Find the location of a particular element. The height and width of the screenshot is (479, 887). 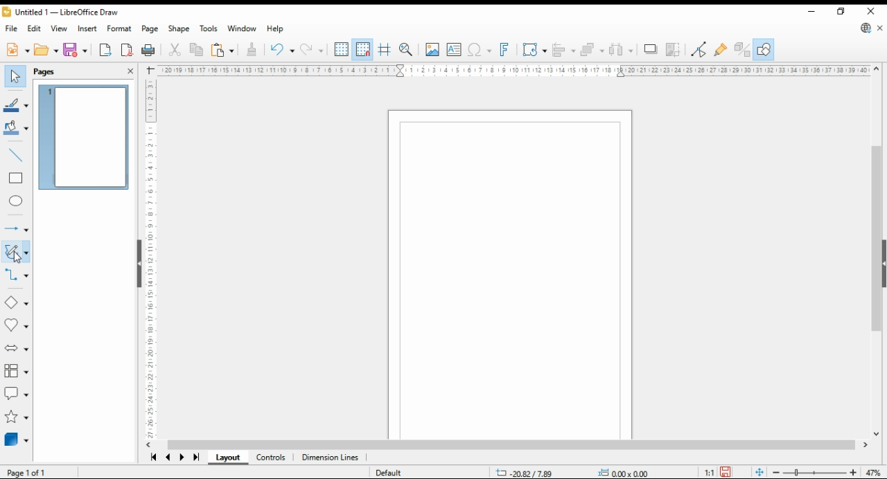

minimize is located at coordinates (811, 10).